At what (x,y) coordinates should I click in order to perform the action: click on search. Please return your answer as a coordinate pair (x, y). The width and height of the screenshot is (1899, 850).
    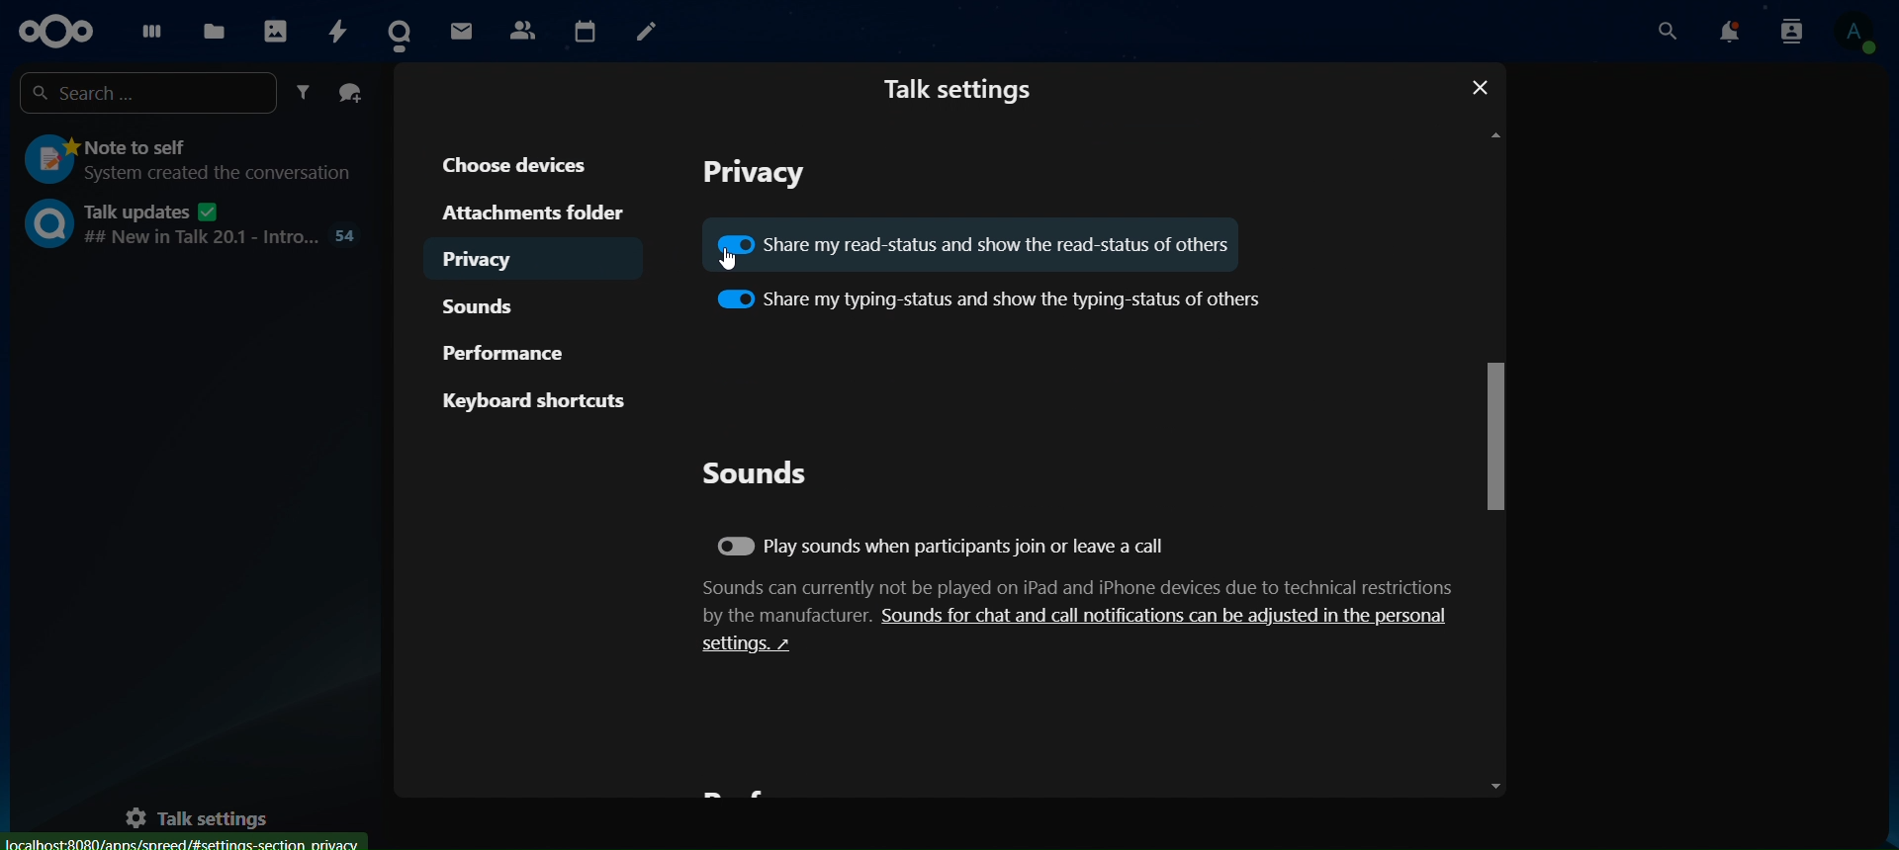
    Looking at the image, I should click on (1670, 31).